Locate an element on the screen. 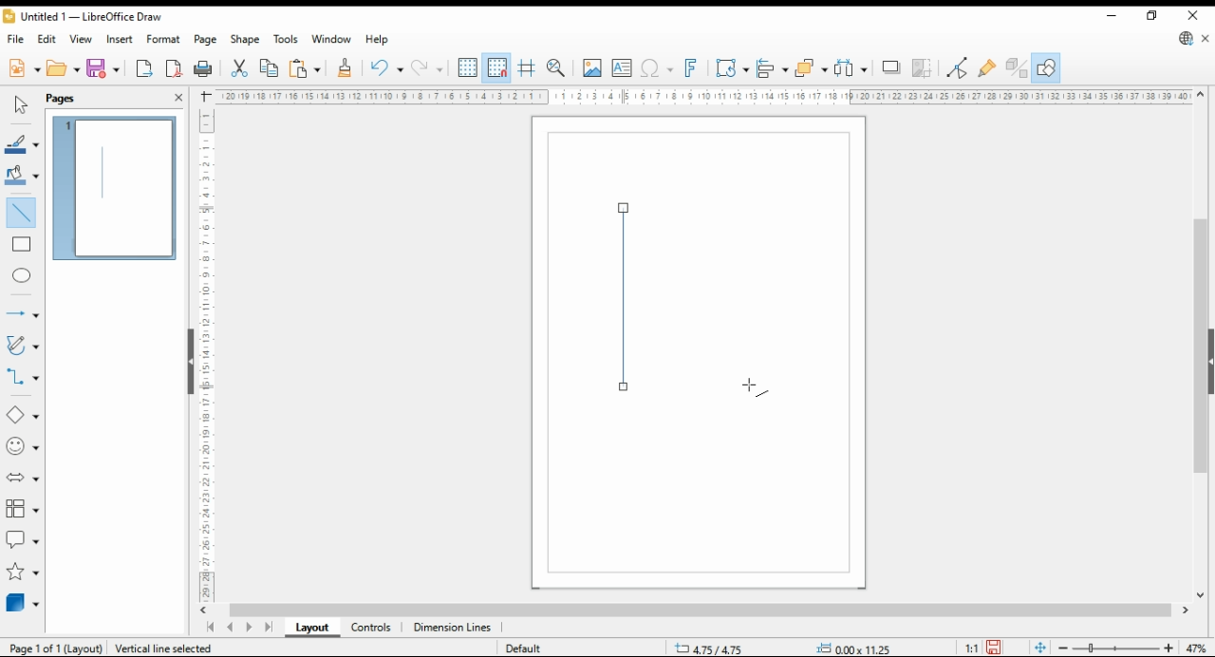 The width and height of the screenshot is (1215, 657). screen size is located at coordinates (714, 647).